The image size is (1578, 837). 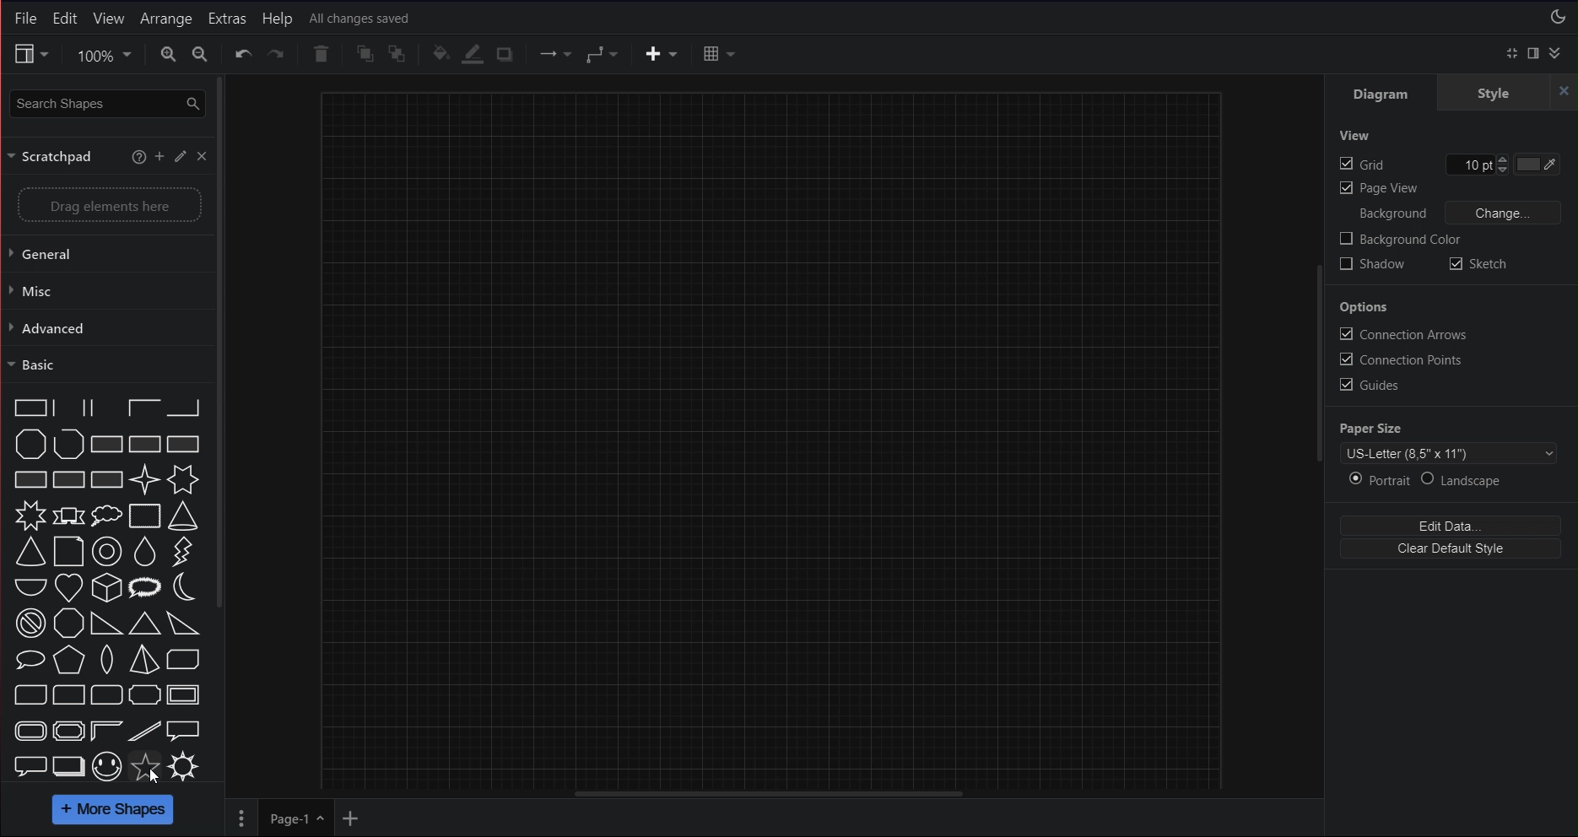 What do you see at coordinates (1354, 135) in the screenshot?
I see `View` at bounding box center [1354, 135].